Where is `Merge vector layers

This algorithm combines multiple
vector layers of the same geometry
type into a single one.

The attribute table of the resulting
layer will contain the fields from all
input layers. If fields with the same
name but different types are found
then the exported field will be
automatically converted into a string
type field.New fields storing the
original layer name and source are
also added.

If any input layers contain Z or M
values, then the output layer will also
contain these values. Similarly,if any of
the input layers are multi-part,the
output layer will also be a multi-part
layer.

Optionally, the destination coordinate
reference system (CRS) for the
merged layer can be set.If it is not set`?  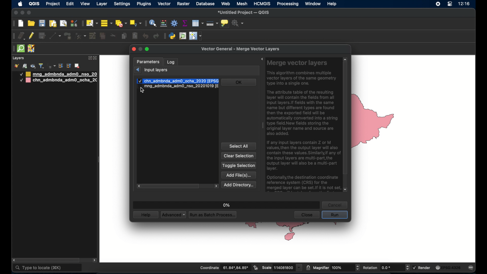 Merge vector layers

This algorithm combines multiple
vector layers of the same geometry
type into a single one.

The attribute table of the resulting
layer will contain the fields from all
input layers. If fields with the same
name but different types are found
then the exported field will be
automatically converted into a string
type field.New fields storing the
original layer name and source are
also added.

If any input layers contain Z or M
values, then the output layer will also
contain these values. Similarly,if any of
the input layers are multi-part,the
output layer will also be a multi-part
layer.

Optionally, the destination coordinate
reference system (CRS) for the
merged layer can be set.If it is not set is located at coordinates (303, 125).